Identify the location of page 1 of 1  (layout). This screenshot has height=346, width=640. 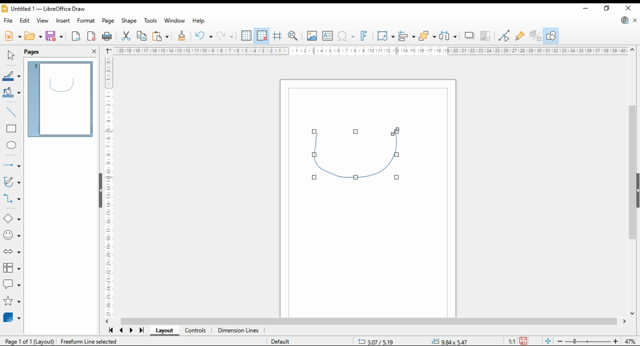
(30, 341).